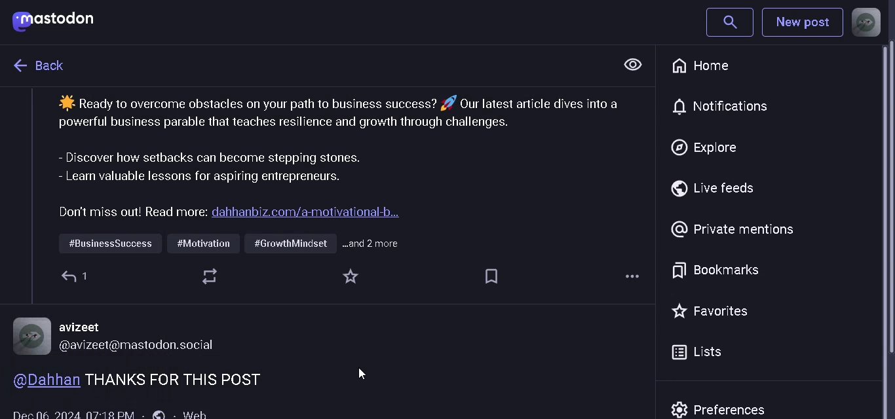 The image size is (895, 419). What do you see at coordinates (723, 407) in the screenshot?
I see `prefrences` at bounding box center [723, 407].